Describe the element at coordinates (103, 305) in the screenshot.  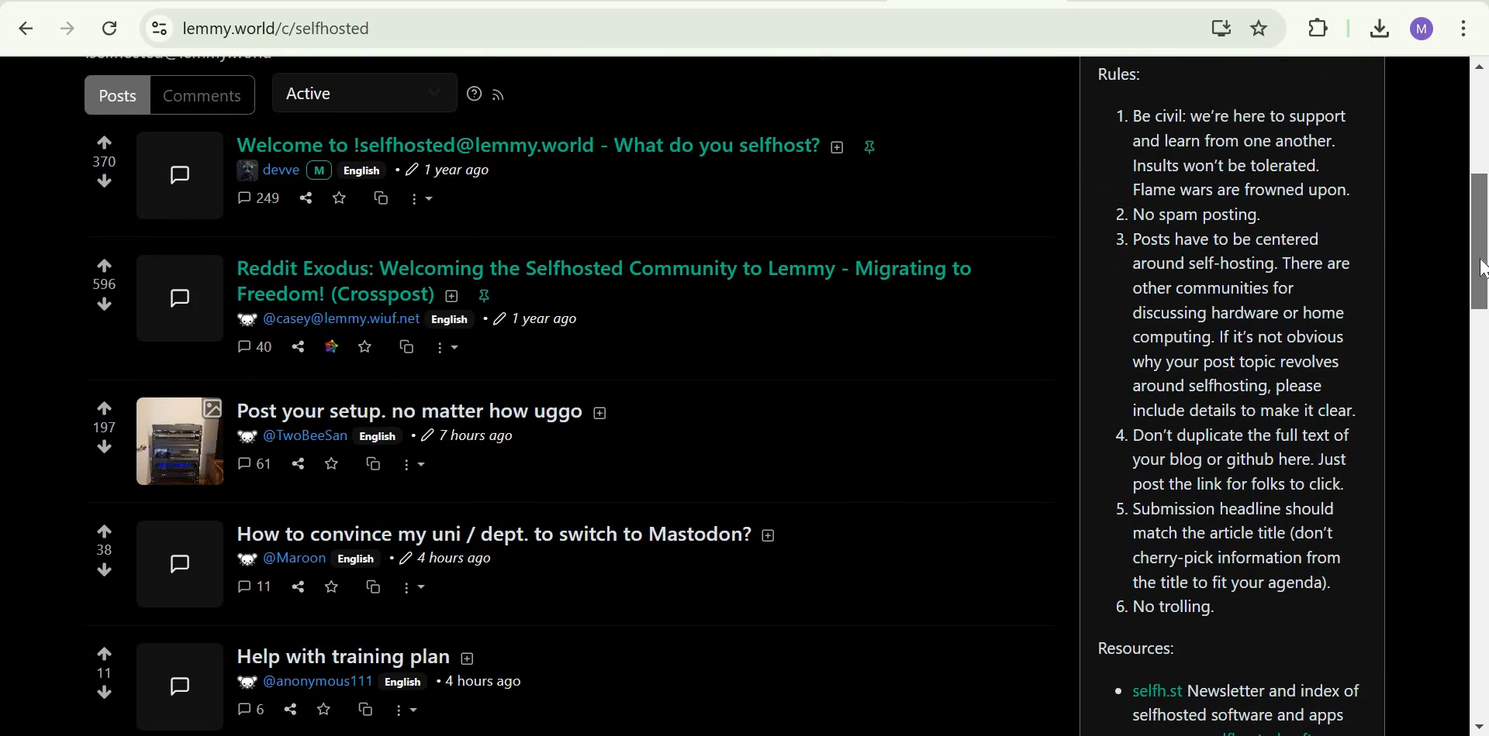
I see `downvote` at that location.